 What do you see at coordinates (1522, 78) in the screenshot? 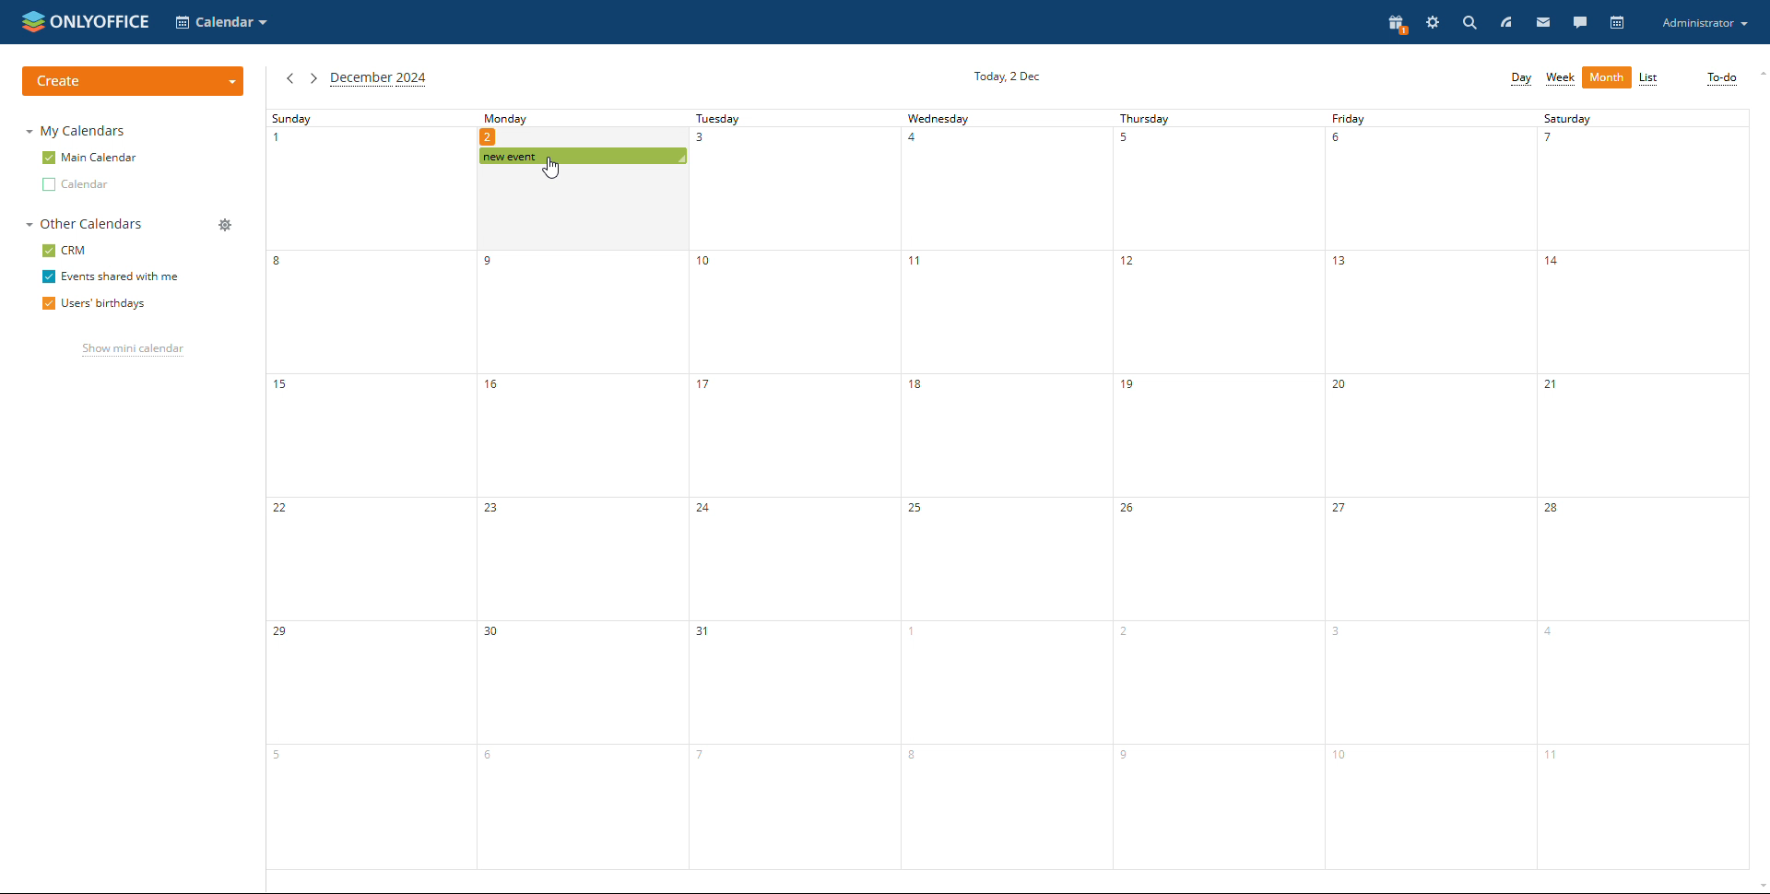
I see `day view` at bounding box center [1522, 78].